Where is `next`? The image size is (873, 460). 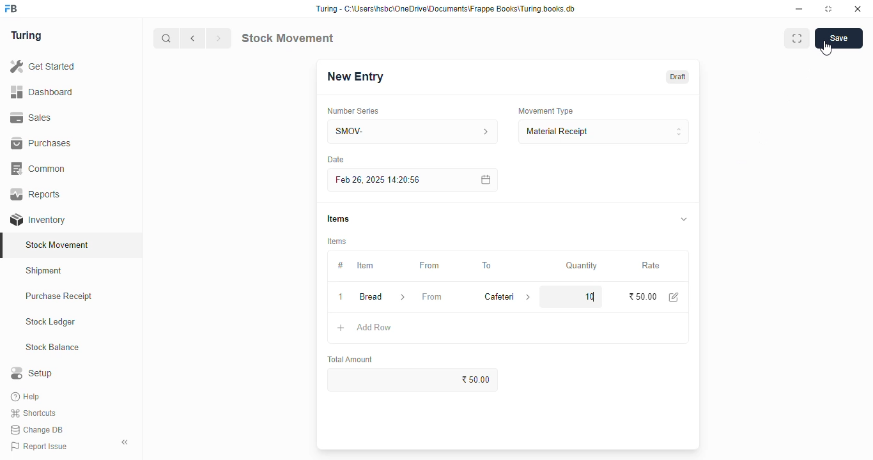
next is located at coordinates (219, 38).